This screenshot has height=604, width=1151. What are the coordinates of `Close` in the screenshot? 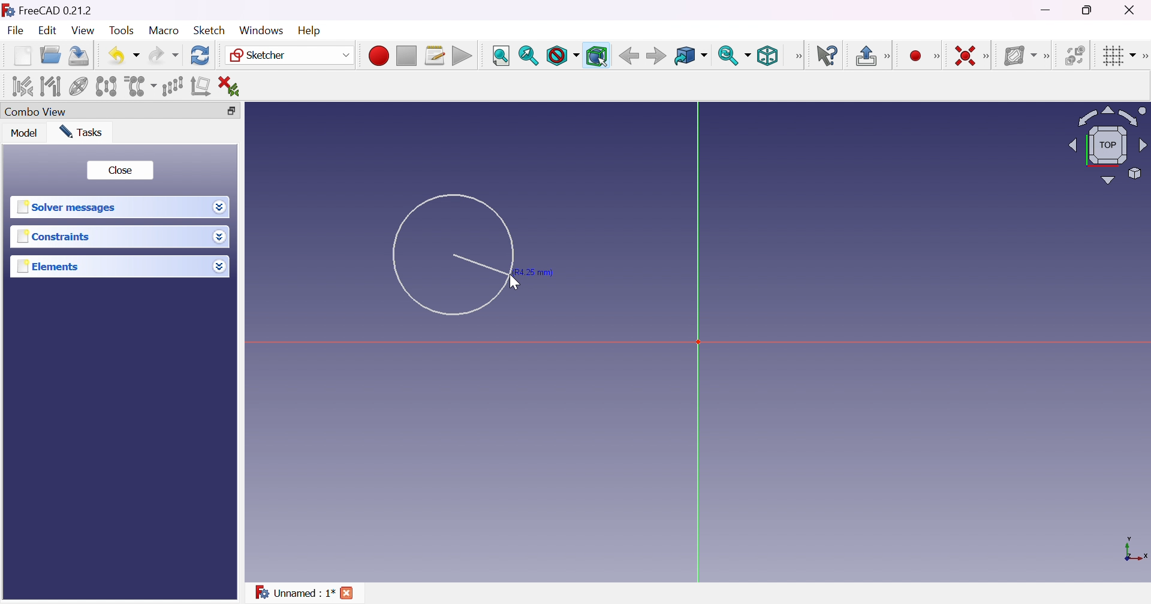 It's located at (348, 592).